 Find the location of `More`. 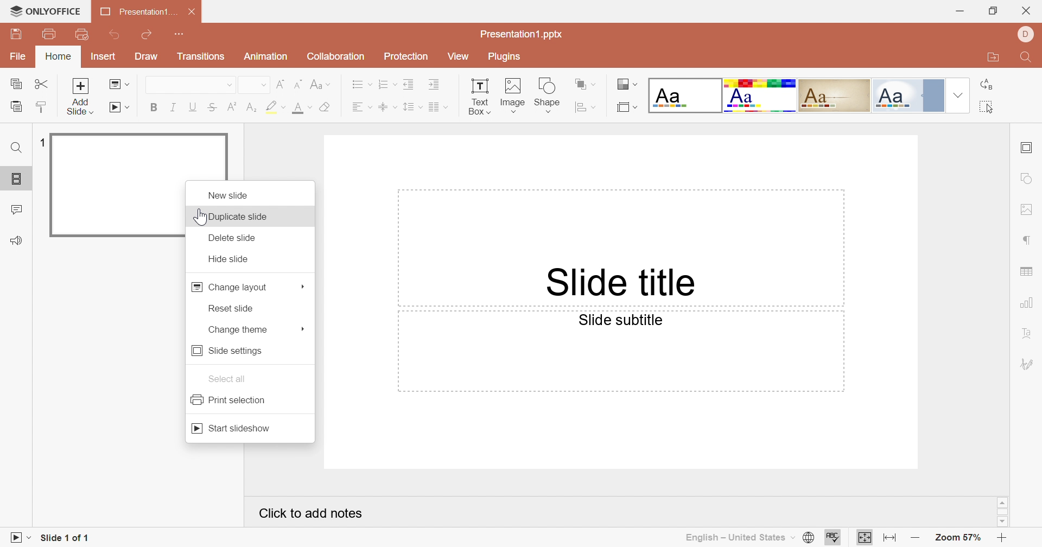

More is located at coordinates (302, 287).